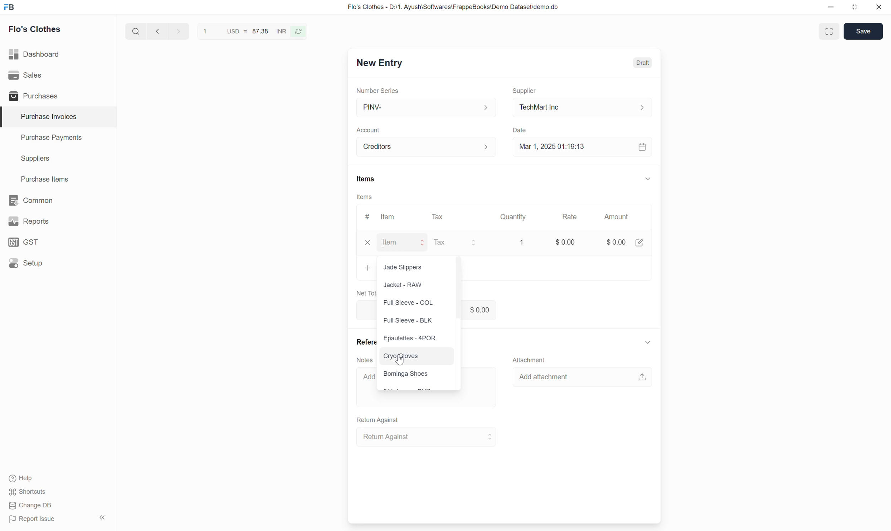 This screenshot has height=531, width=891. I want to click on Save, so click(863, 31).